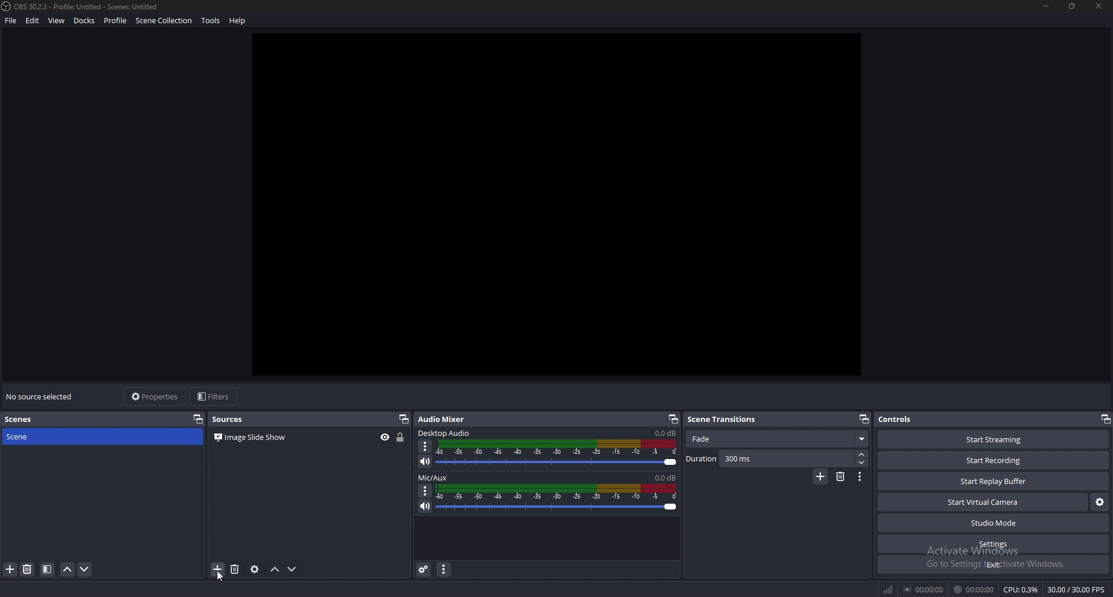 The width and height of the screenshot is (1113, 597). Describe the element at coordinates (232, 418) in the screenshot. I see `sources` at that location.